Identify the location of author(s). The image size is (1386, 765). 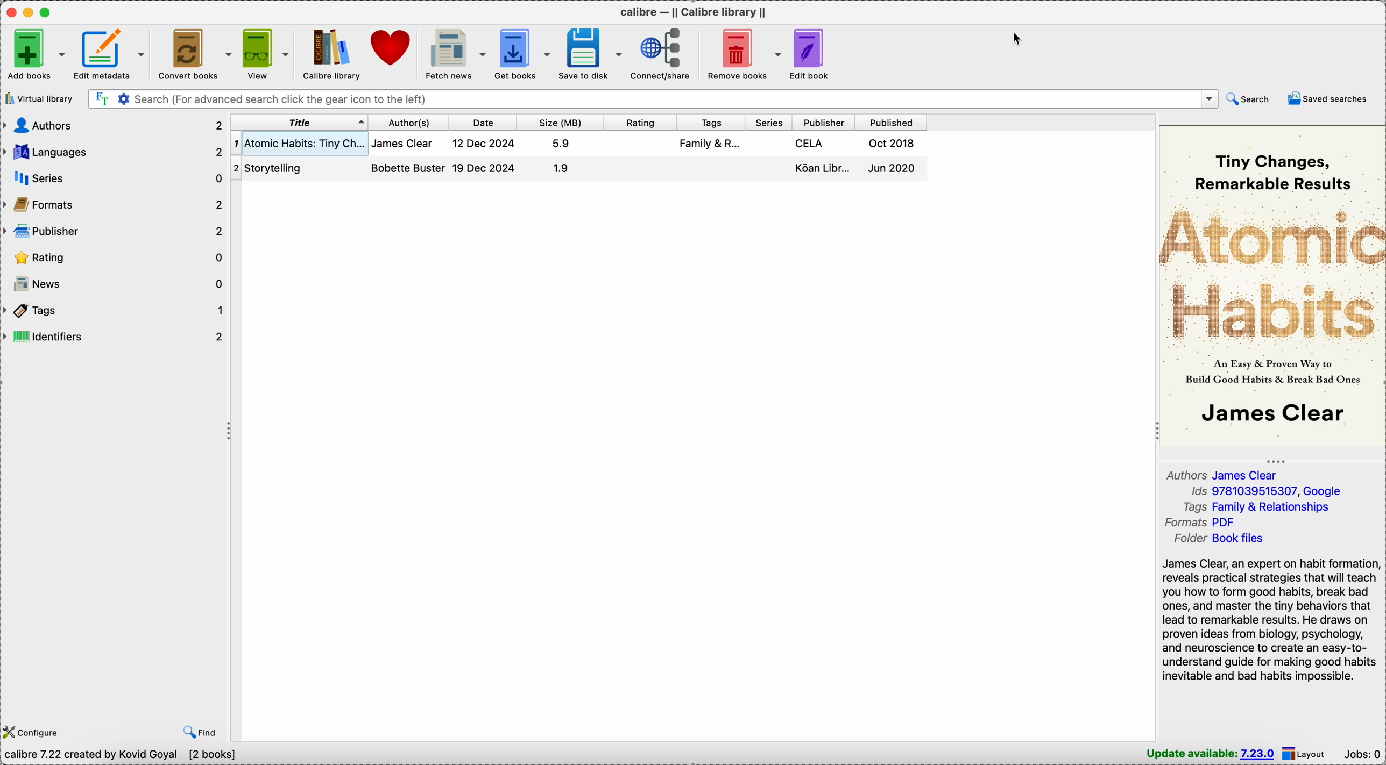
(406, 123).